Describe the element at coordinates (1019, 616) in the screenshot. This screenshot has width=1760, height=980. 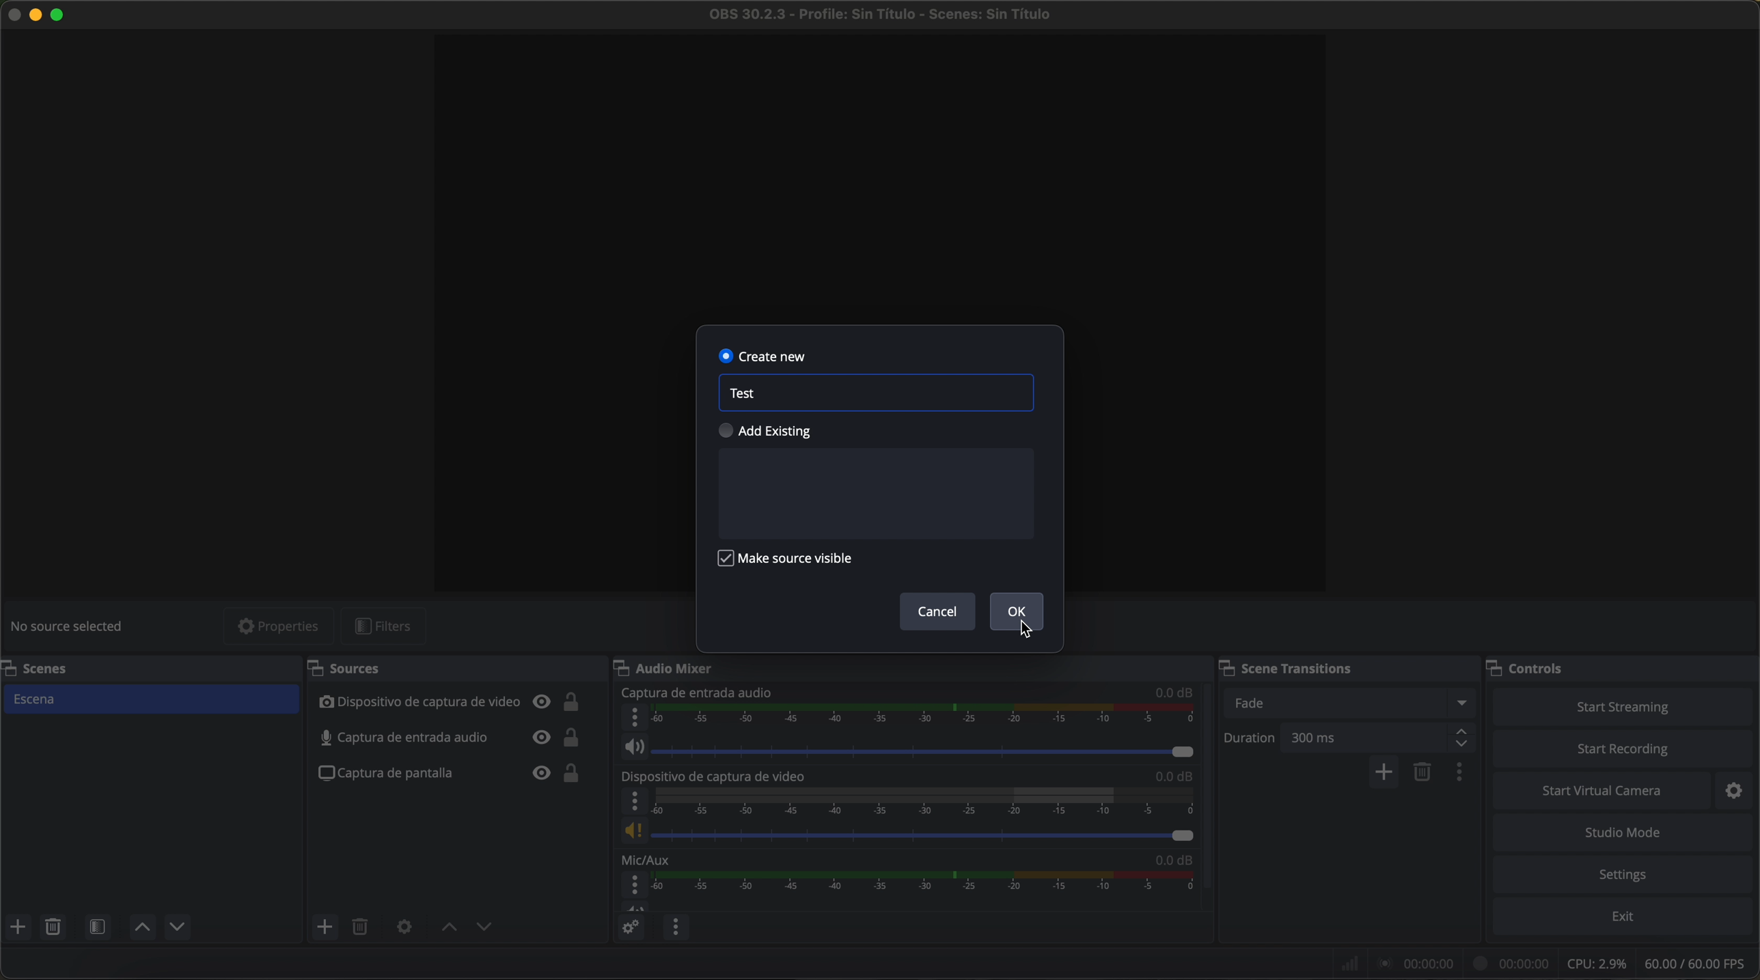
I see `click on OK button` at that location.